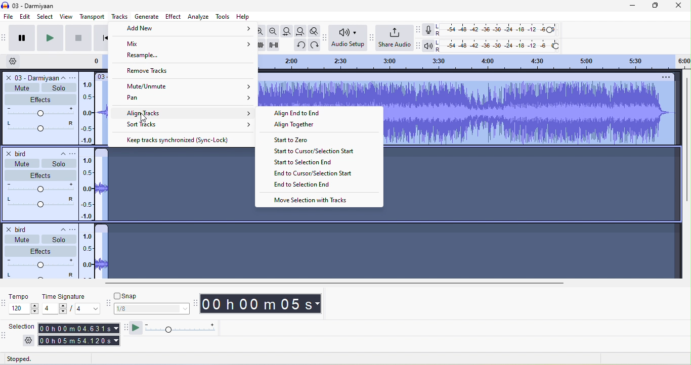  Describe the element at coordinates (63, 16) in the screenshot. I see `view` at that location.